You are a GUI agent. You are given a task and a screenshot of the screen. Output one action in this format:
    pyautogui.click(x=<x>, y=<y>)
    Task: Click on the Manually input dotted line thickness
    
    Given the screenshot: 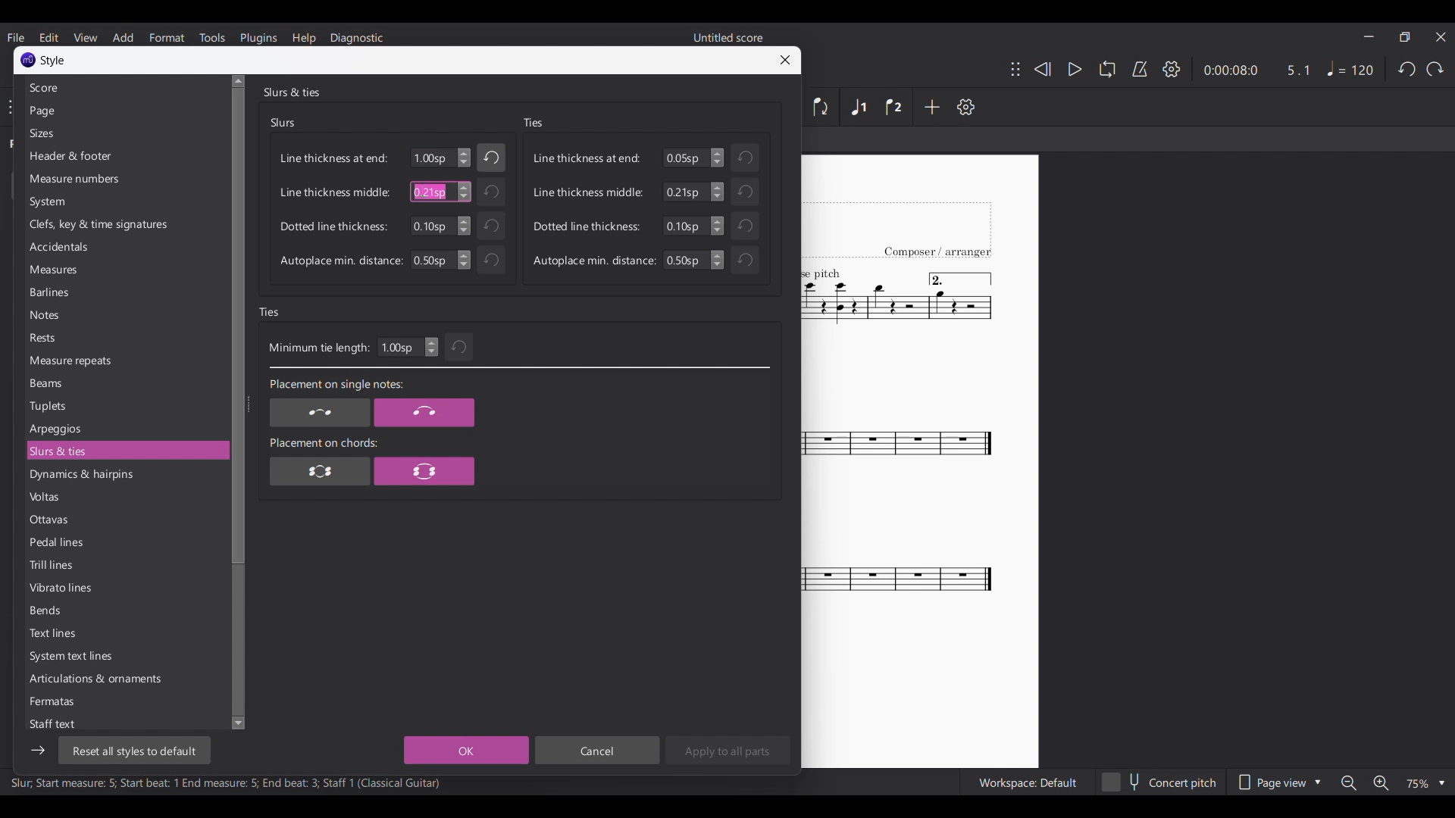 What is the action you would take?
    pyautogui.click(x=431, y=226)
    